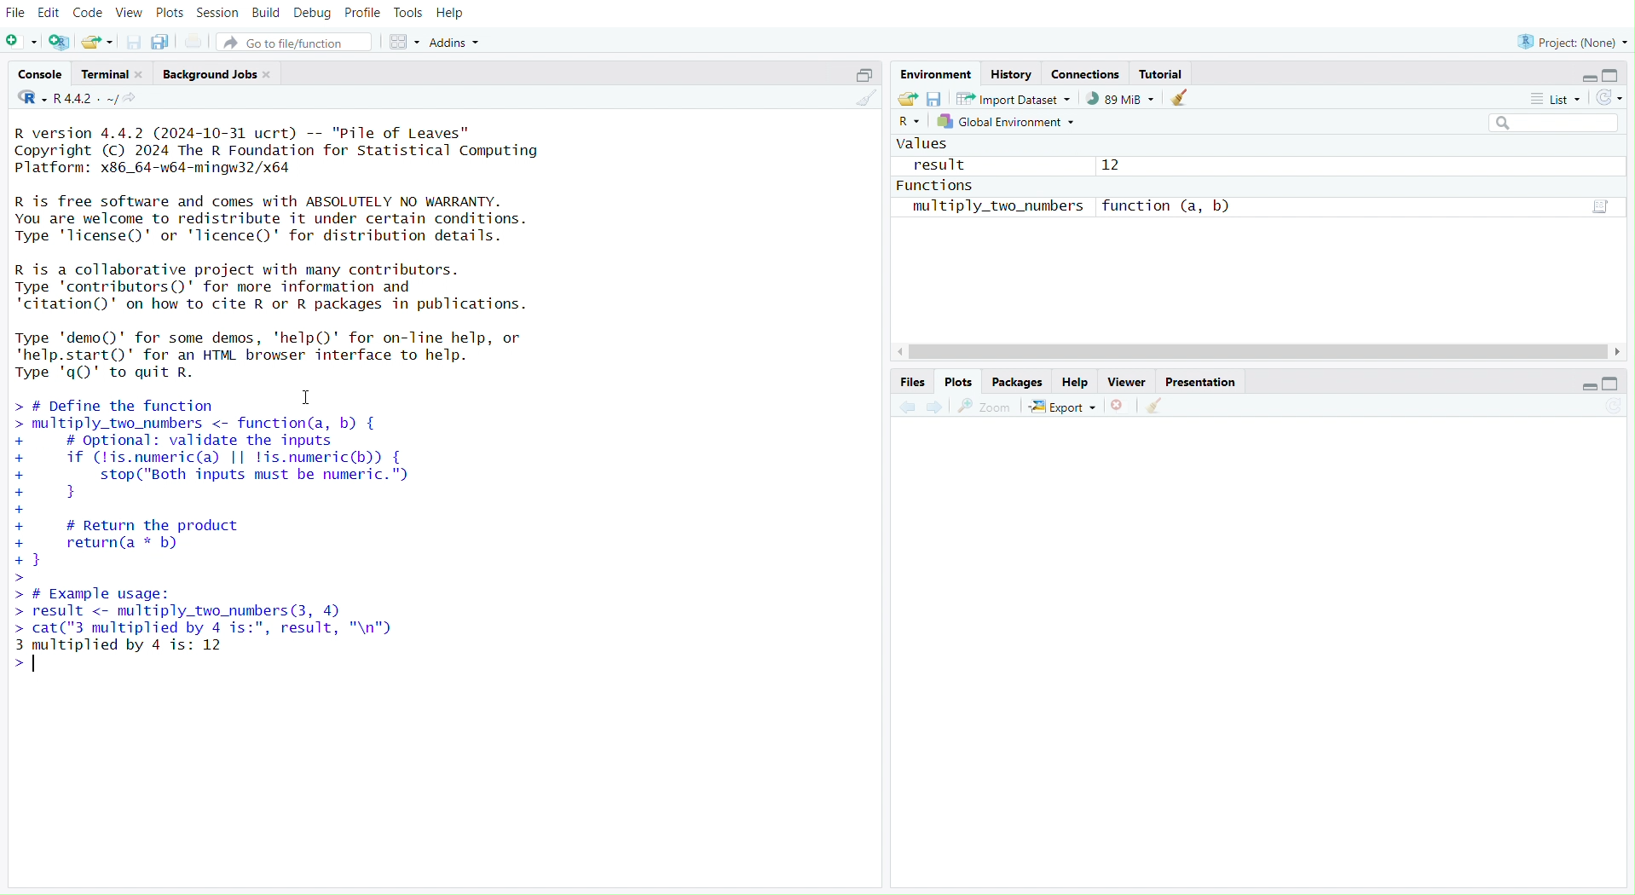 Image resolution: width=1635 pixels, height=895 pixels. What do you see at coordinates (28, 102) in the screenshot?
I see `R` at bounding box center [28, 102].